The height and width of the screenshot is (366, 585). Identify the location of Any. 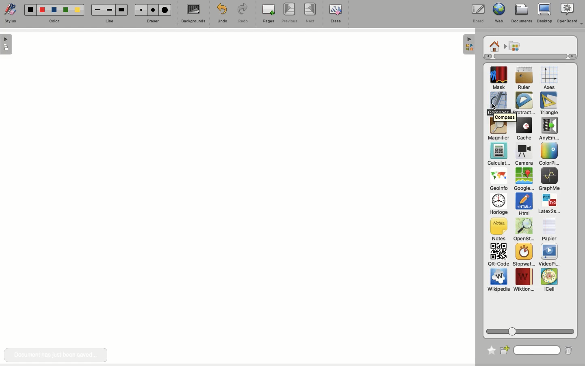
(549, 129).